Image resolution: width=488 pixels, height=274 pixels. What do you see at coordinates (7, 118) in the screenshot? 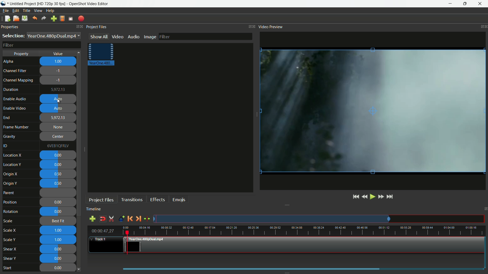
I see `end` at bounding box center [7, 118].